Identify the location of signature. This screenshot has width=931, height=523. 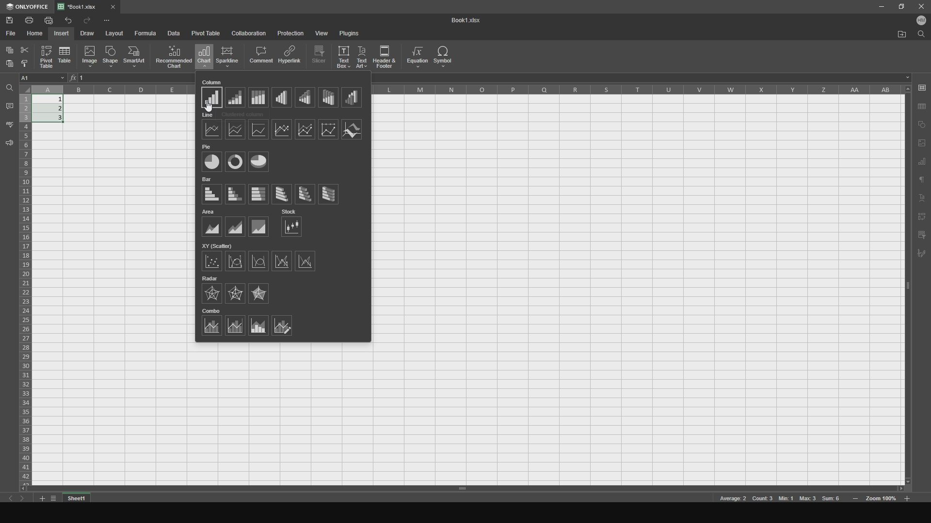
(923, 256).